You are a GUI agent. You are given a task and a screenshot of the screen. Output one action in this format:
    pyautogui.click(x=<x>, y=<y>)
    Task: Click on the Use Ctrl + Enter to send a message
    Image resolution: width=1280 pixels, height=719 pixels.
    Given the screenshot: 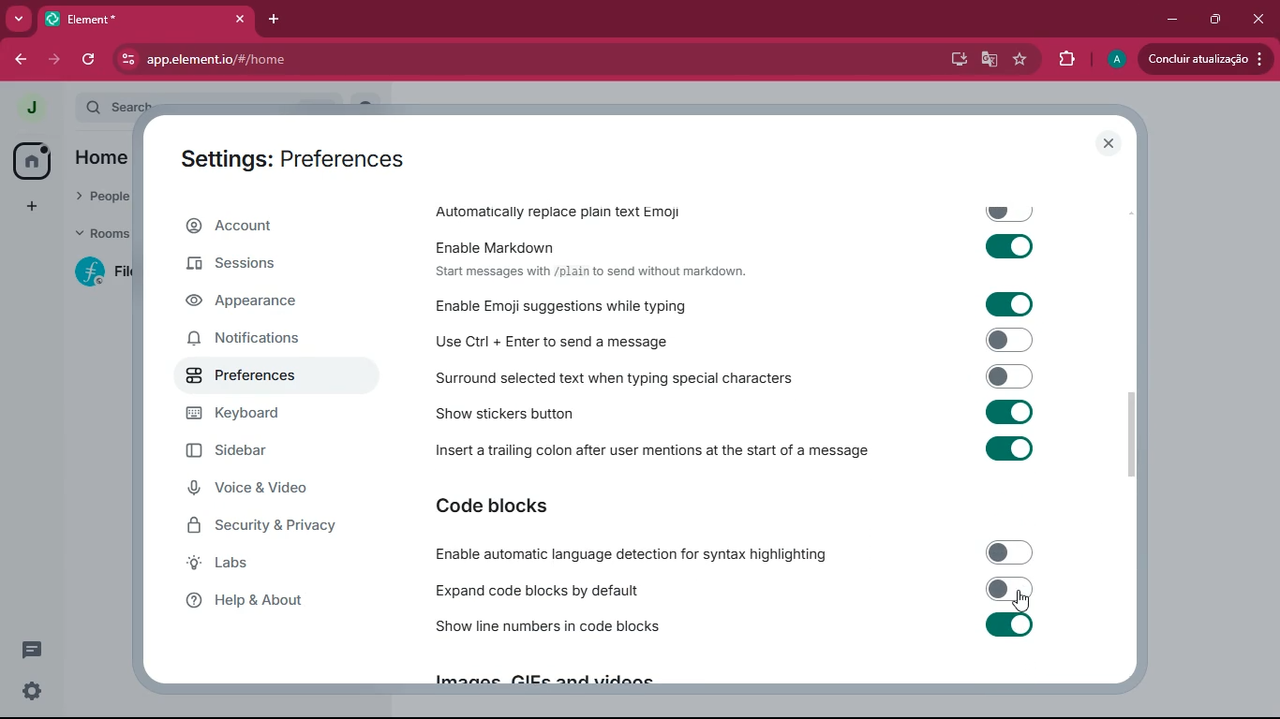 What is the action you would take?
    pyautogui.click(x=738, y=339)
    